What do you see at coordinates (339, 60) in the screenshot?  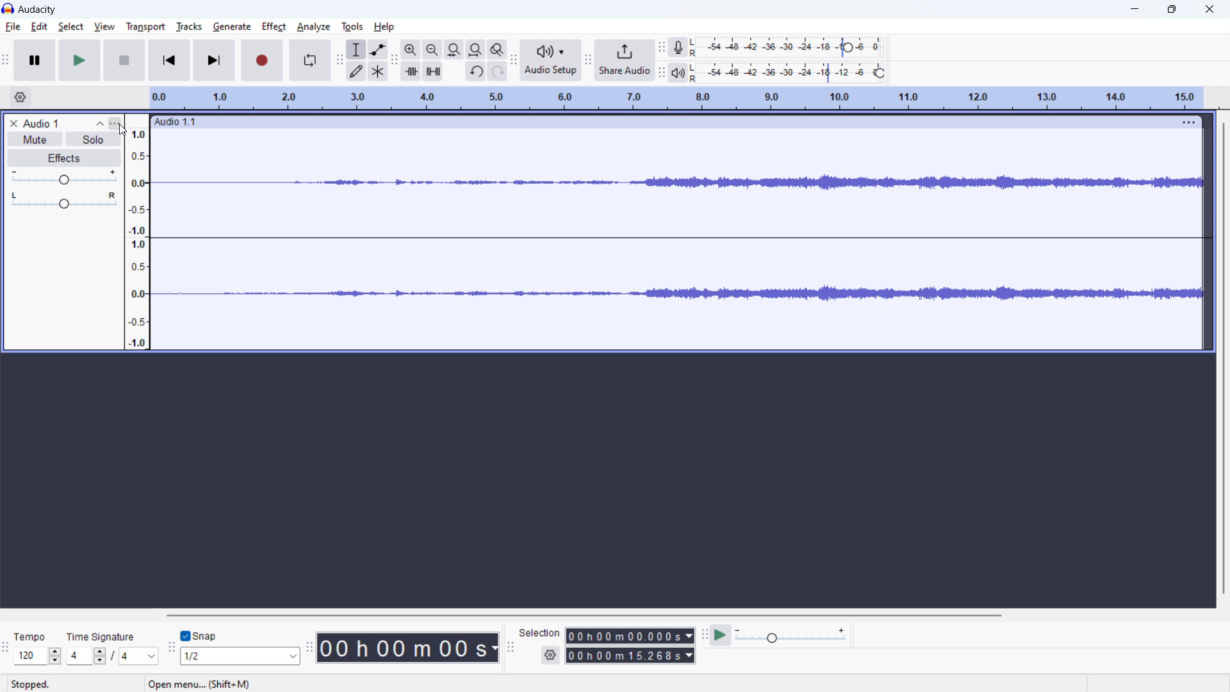 I see `tools toolbar ` at bounding box center [339, 60].